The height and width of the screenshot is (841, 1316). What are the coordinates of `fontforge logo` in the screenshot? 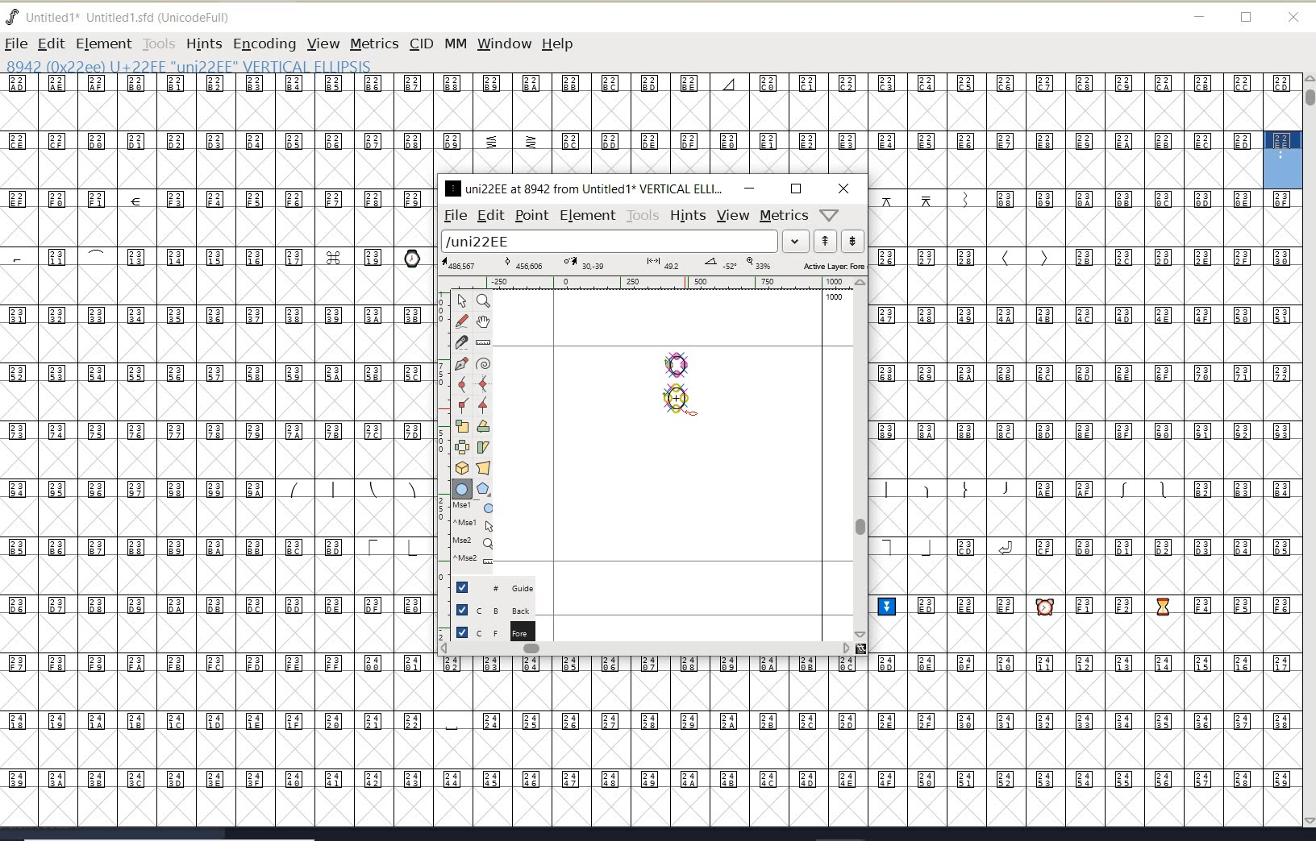 It's located at (13, 17).